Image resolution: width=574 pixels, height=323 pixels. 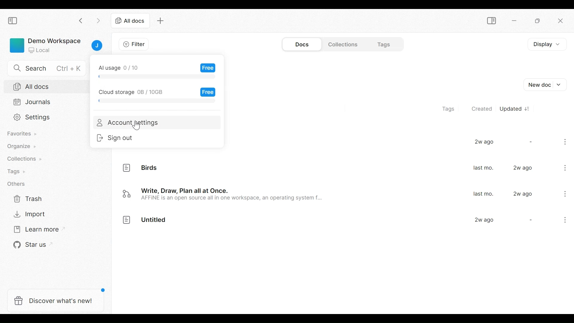 I want to click on icon, so click(x=127, y=167).